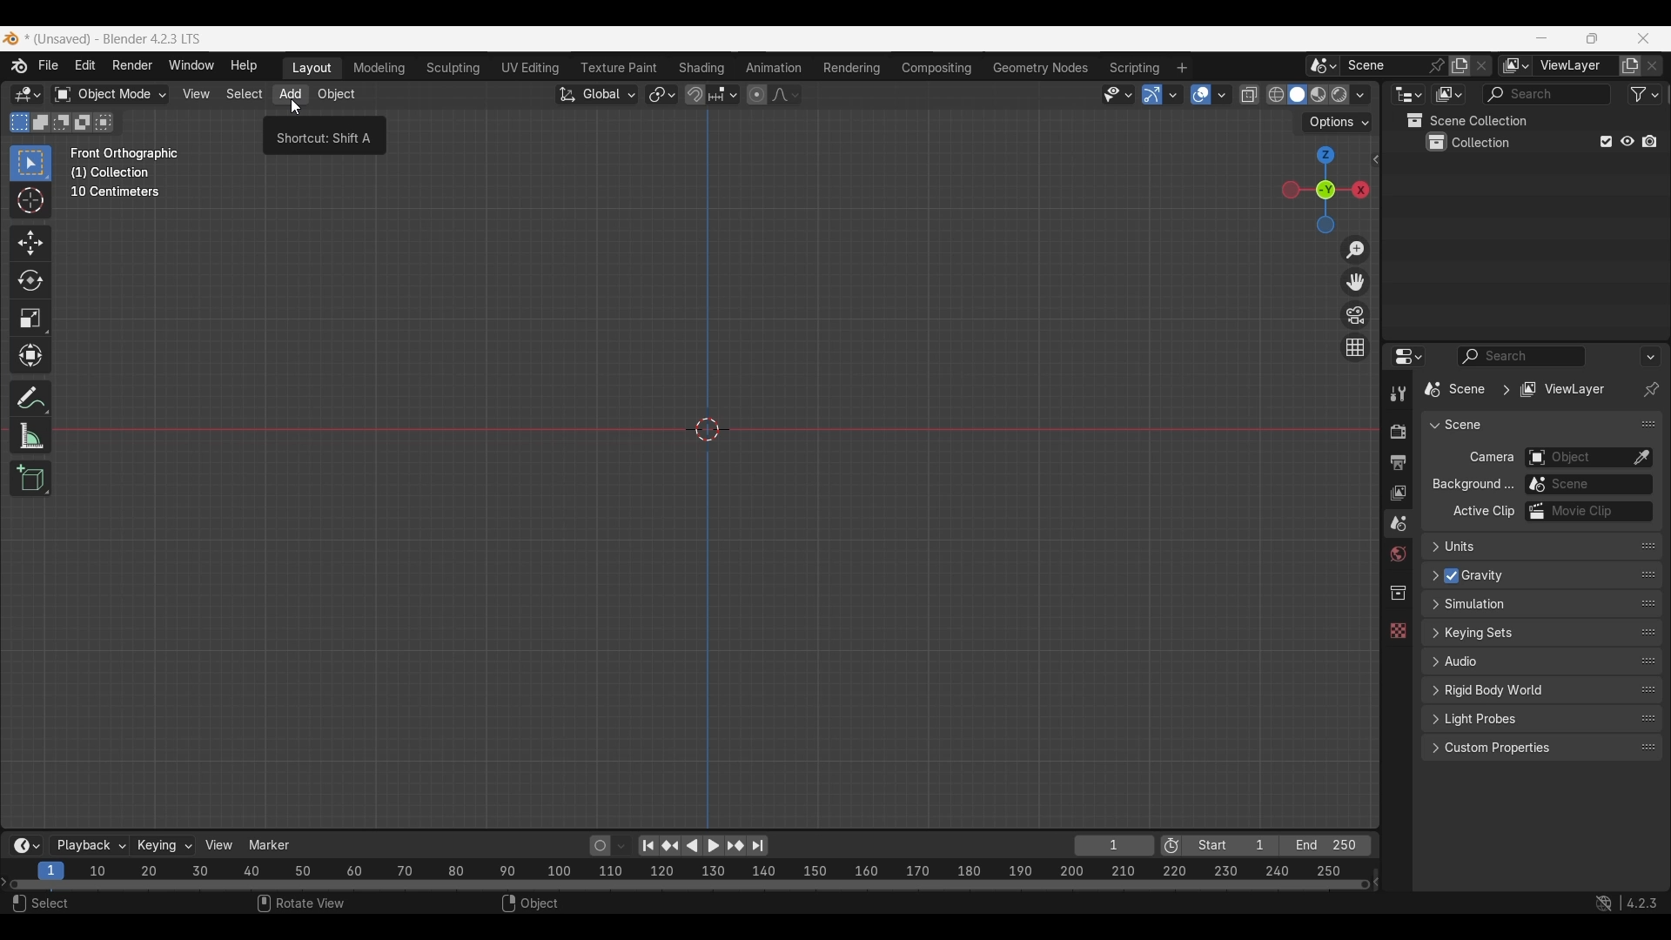 The width and height of the screenshot is (1671, 940). What do you see at coordinates (1398, 631) in the screenshot?
I see `Texture` at bounding box center [1398, 631].